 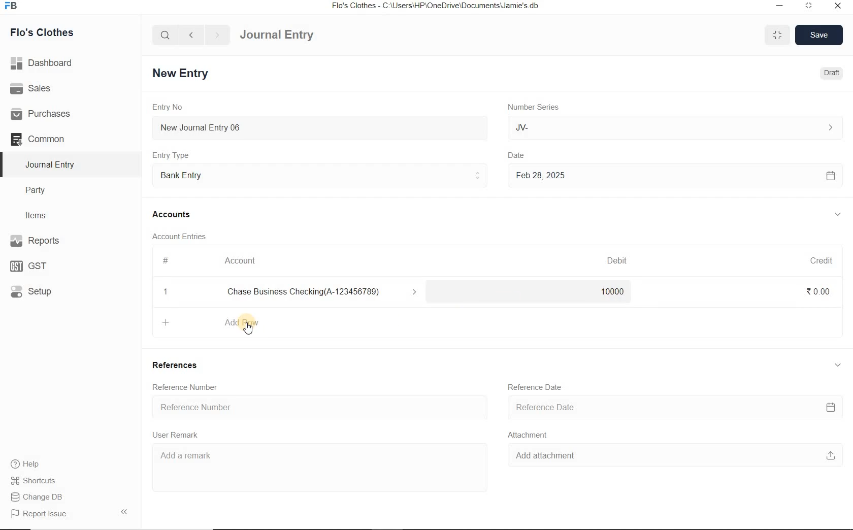 I want to click on Debit, so click(x=618, y=260).